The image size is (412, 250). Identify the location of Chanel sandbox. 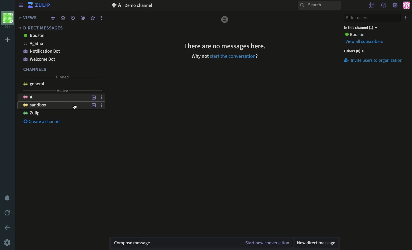
(54, 105).